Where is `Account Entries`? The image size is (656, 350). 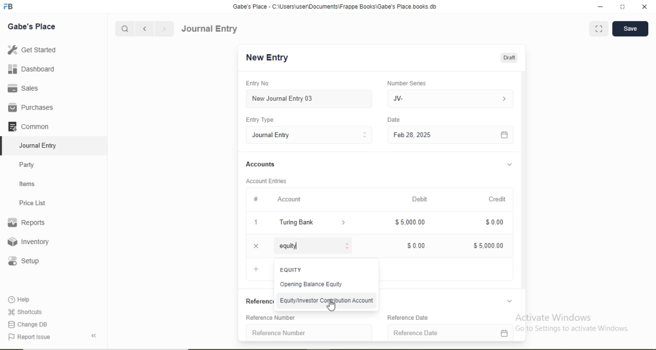
Account Entries is located at coordinates (265, 181).